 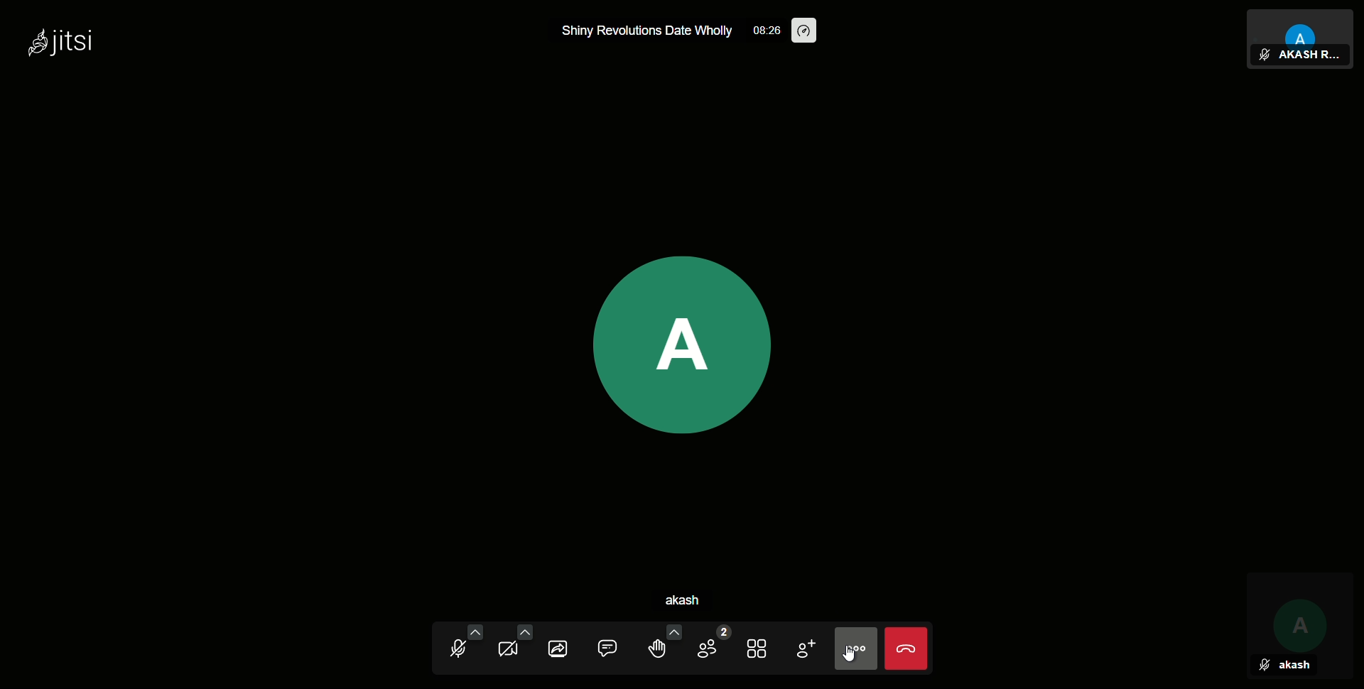 I want to click on name, so click(x=1295, y=666).